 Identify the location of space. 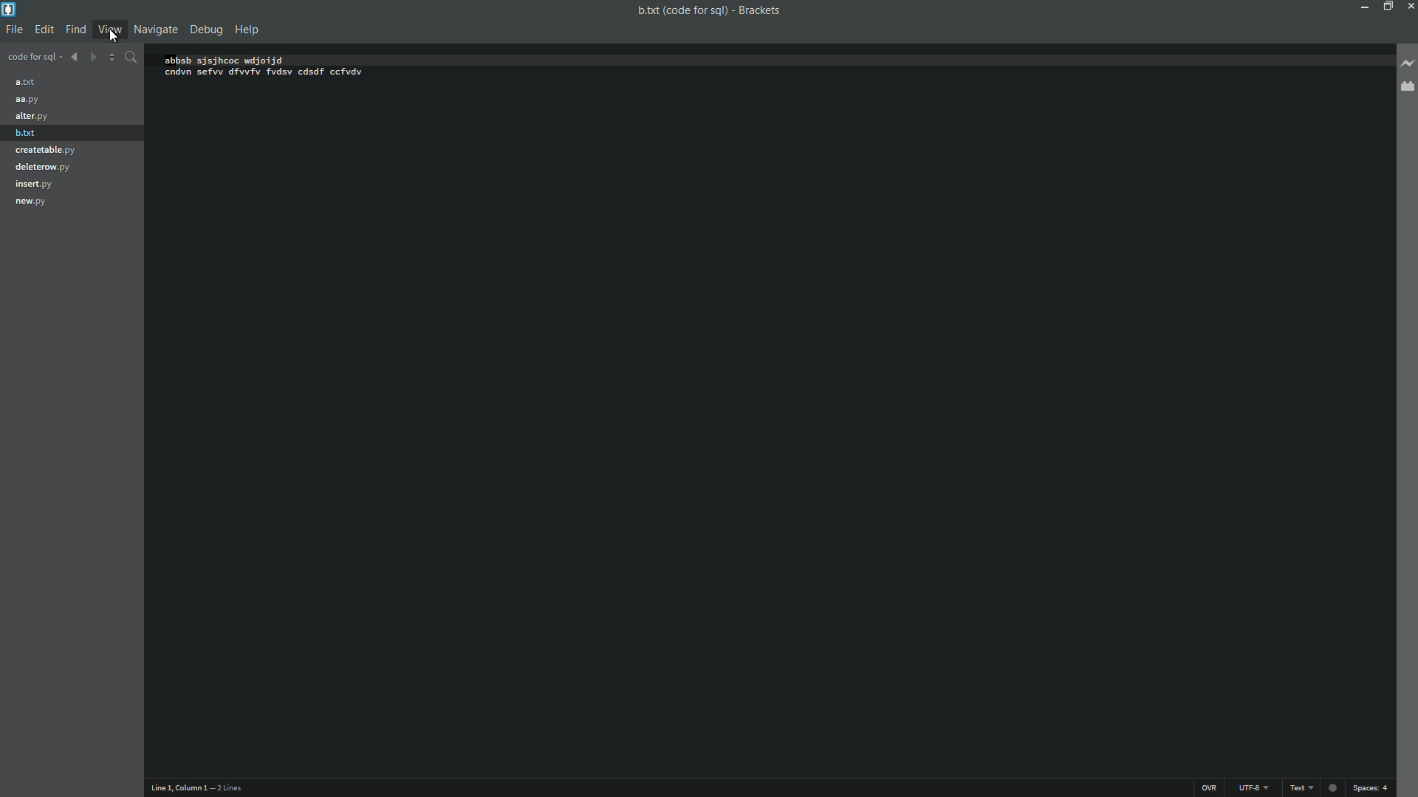
(1373, 787).